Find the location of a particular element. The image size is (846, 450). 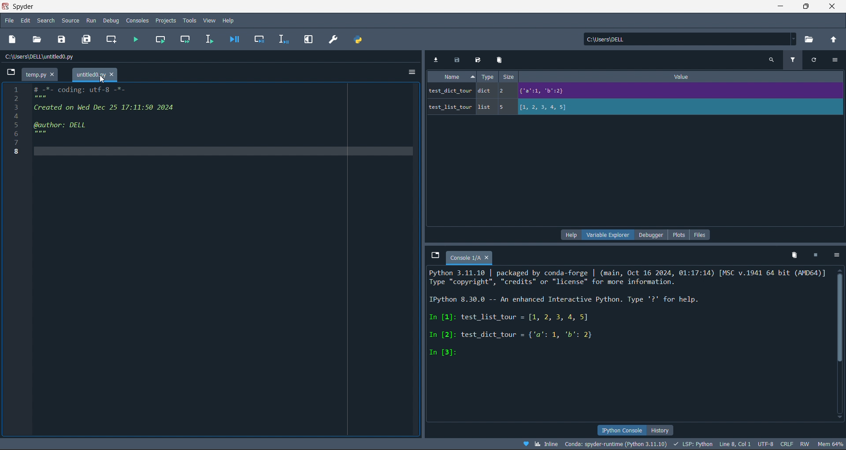

file is located at coordinates (8, 21).